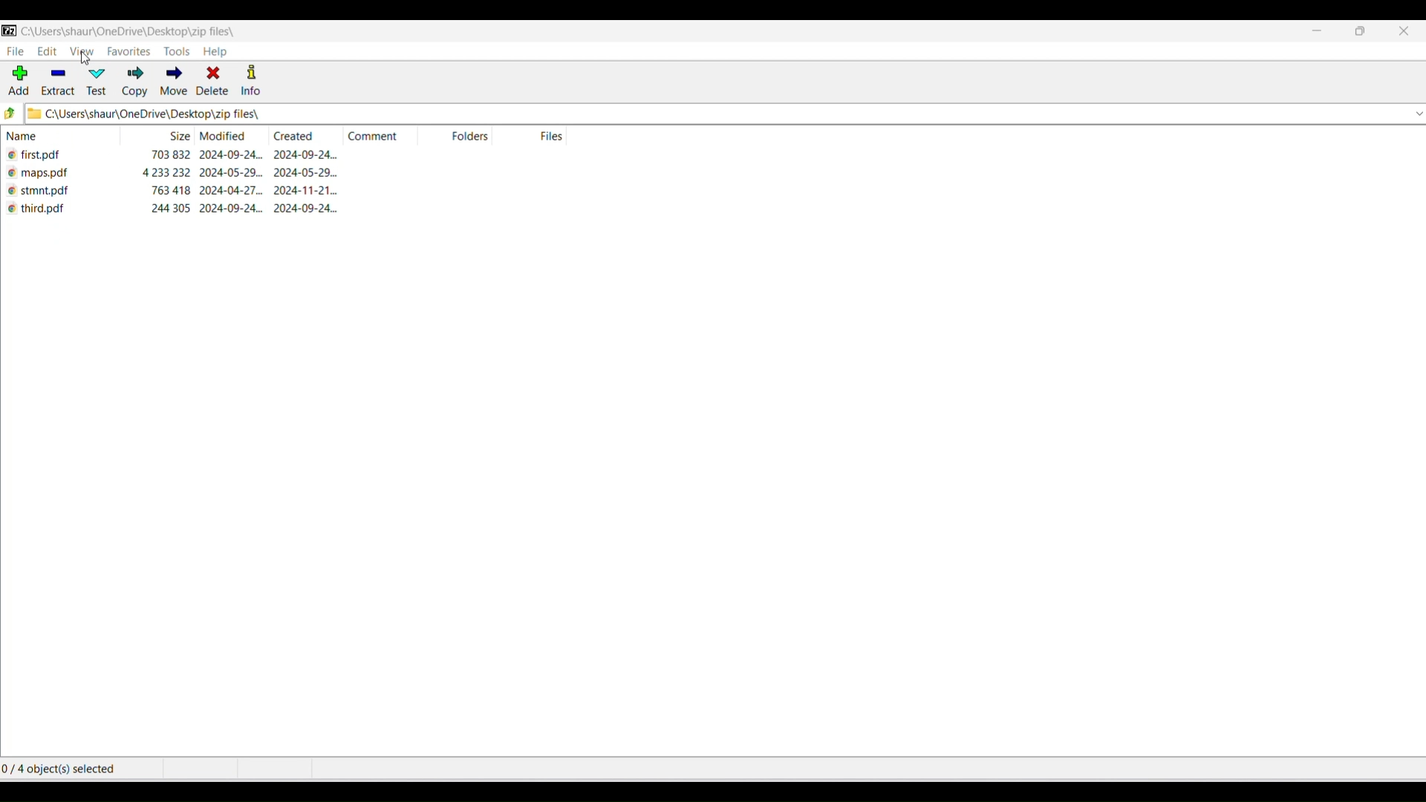 The image size is (1426, 802). Describe the element at coordinates (235, 210) in the screenshot. I see `modification date` at that location.